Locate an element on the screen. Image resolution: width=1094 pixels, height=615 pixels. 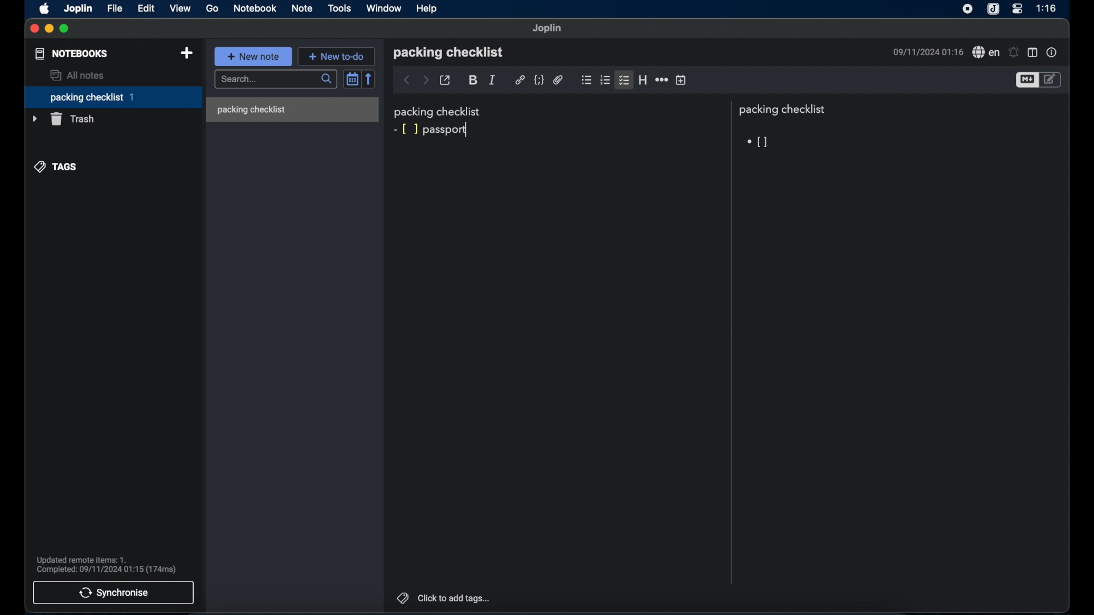
packing checklist is located at coordinates (113, 97).